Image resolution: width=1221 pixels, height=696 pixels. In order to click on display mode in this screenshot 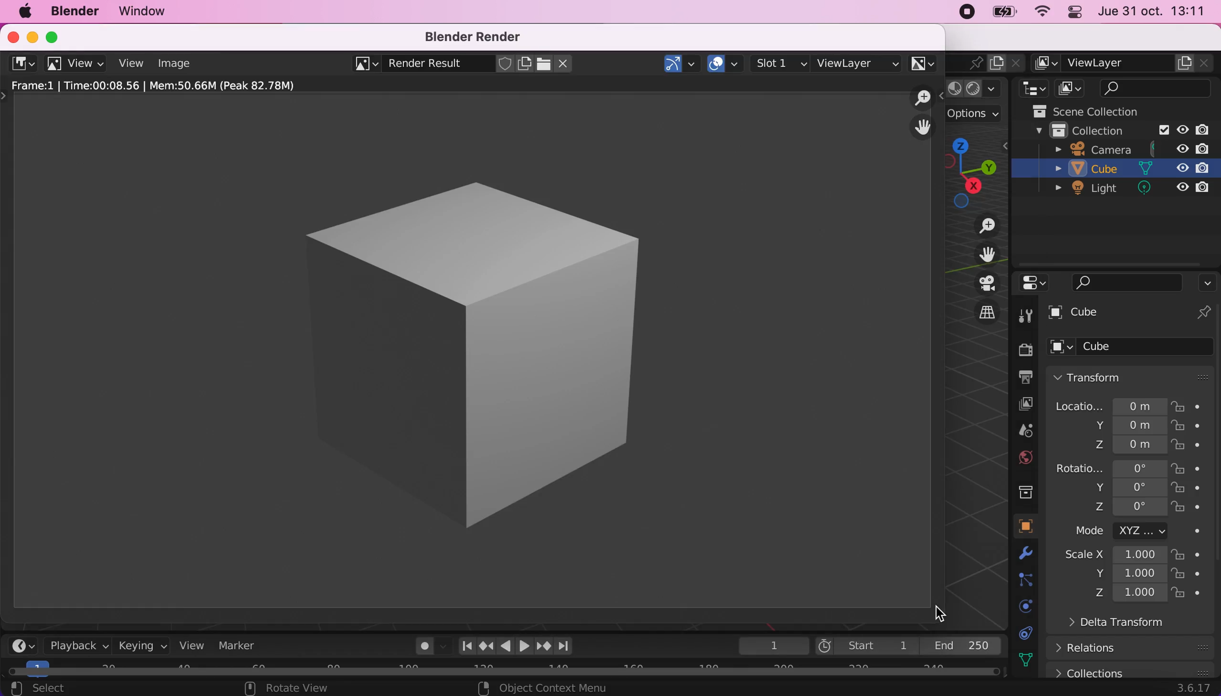, I will do `click(1072, 88)`.